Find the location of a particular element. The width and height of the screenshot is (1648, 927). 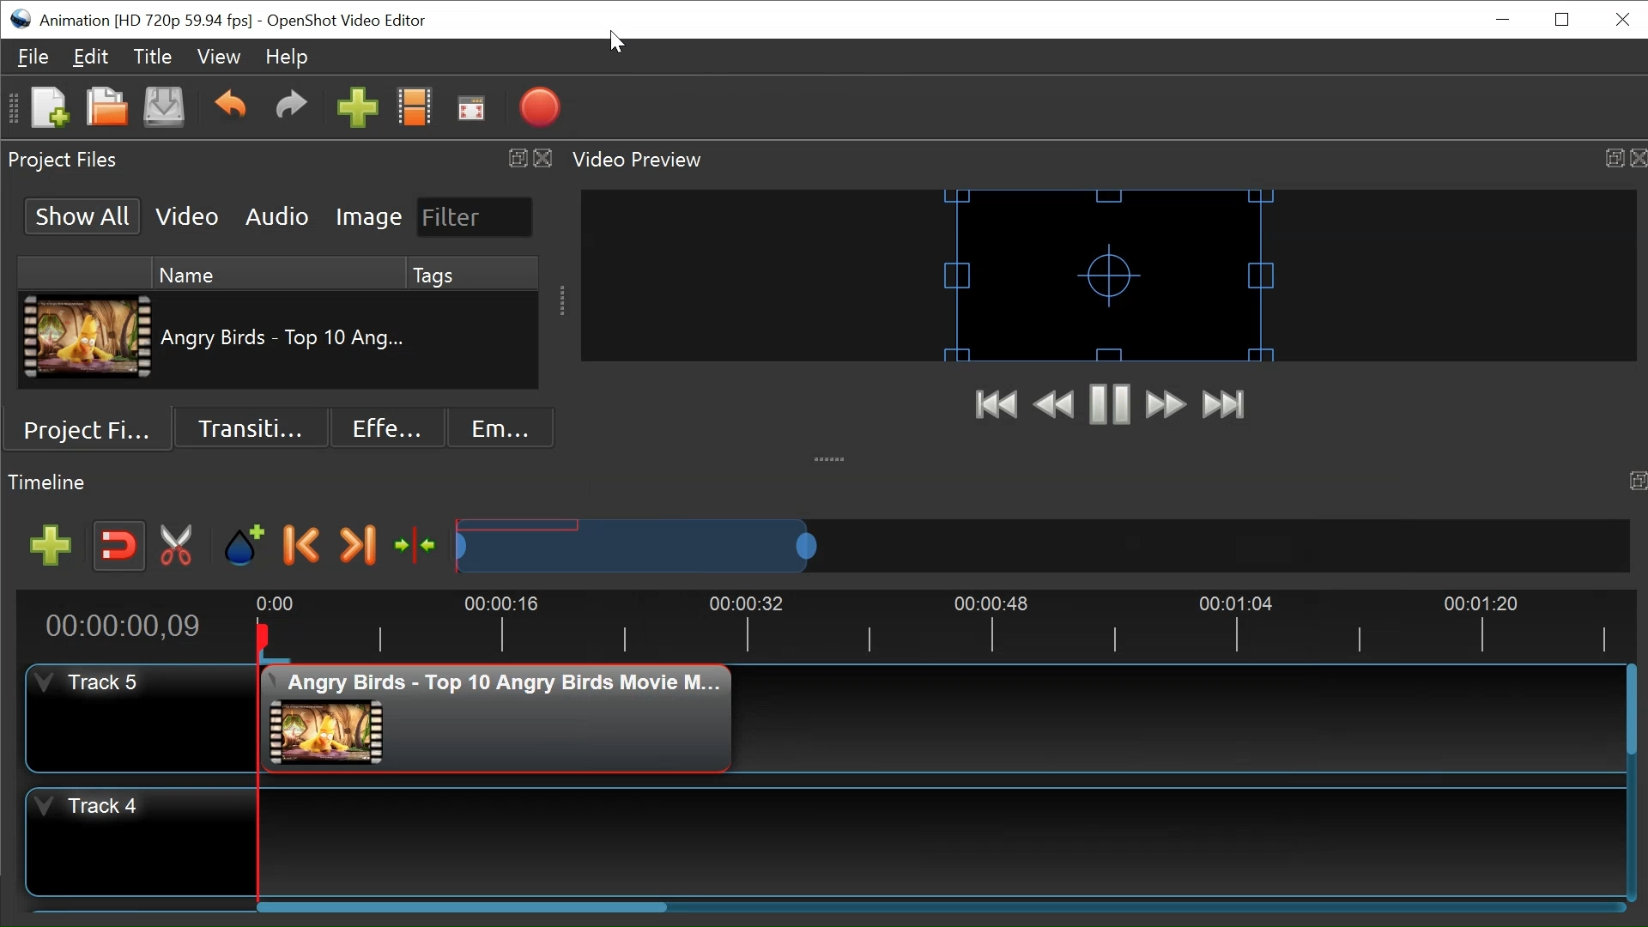

Snap is located at coordinates (118, 546).